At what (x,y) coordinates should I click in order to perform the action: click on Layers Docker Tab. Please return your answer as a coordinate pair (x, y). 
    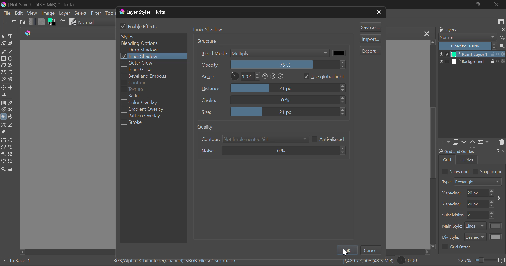
    Looking at the image, I should click on (470, 30).